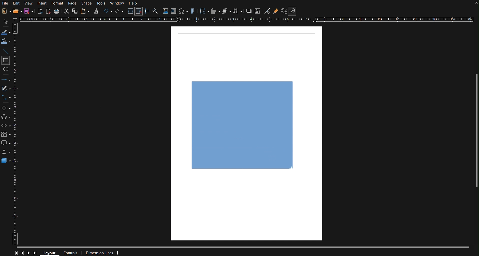 The height and width of the screenshot is (256, 479). What do you see at coordinates (119, 11) in the screenshot?
I see `Redo` at bounding box center [119, 11].